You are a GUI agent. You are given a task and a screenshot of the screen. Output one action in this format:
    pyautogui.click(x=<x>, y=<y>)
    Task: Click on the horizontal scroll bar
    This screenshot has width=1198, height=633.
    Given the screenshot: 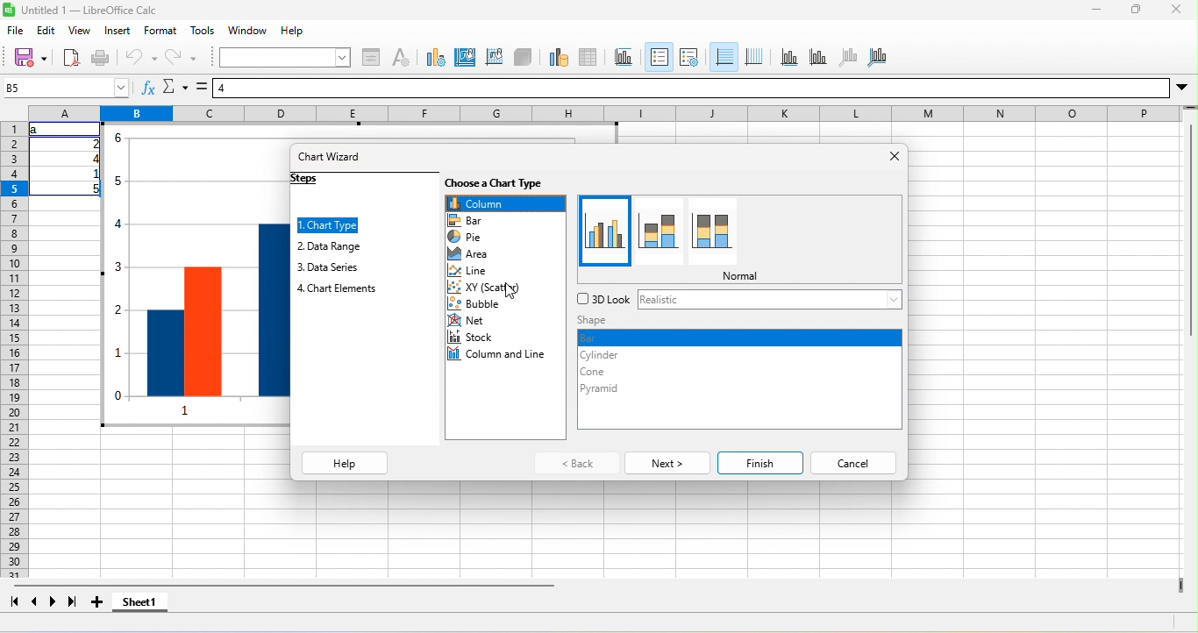 What is the action you would take?
    pyautogui.click(x=283, y=586)
    